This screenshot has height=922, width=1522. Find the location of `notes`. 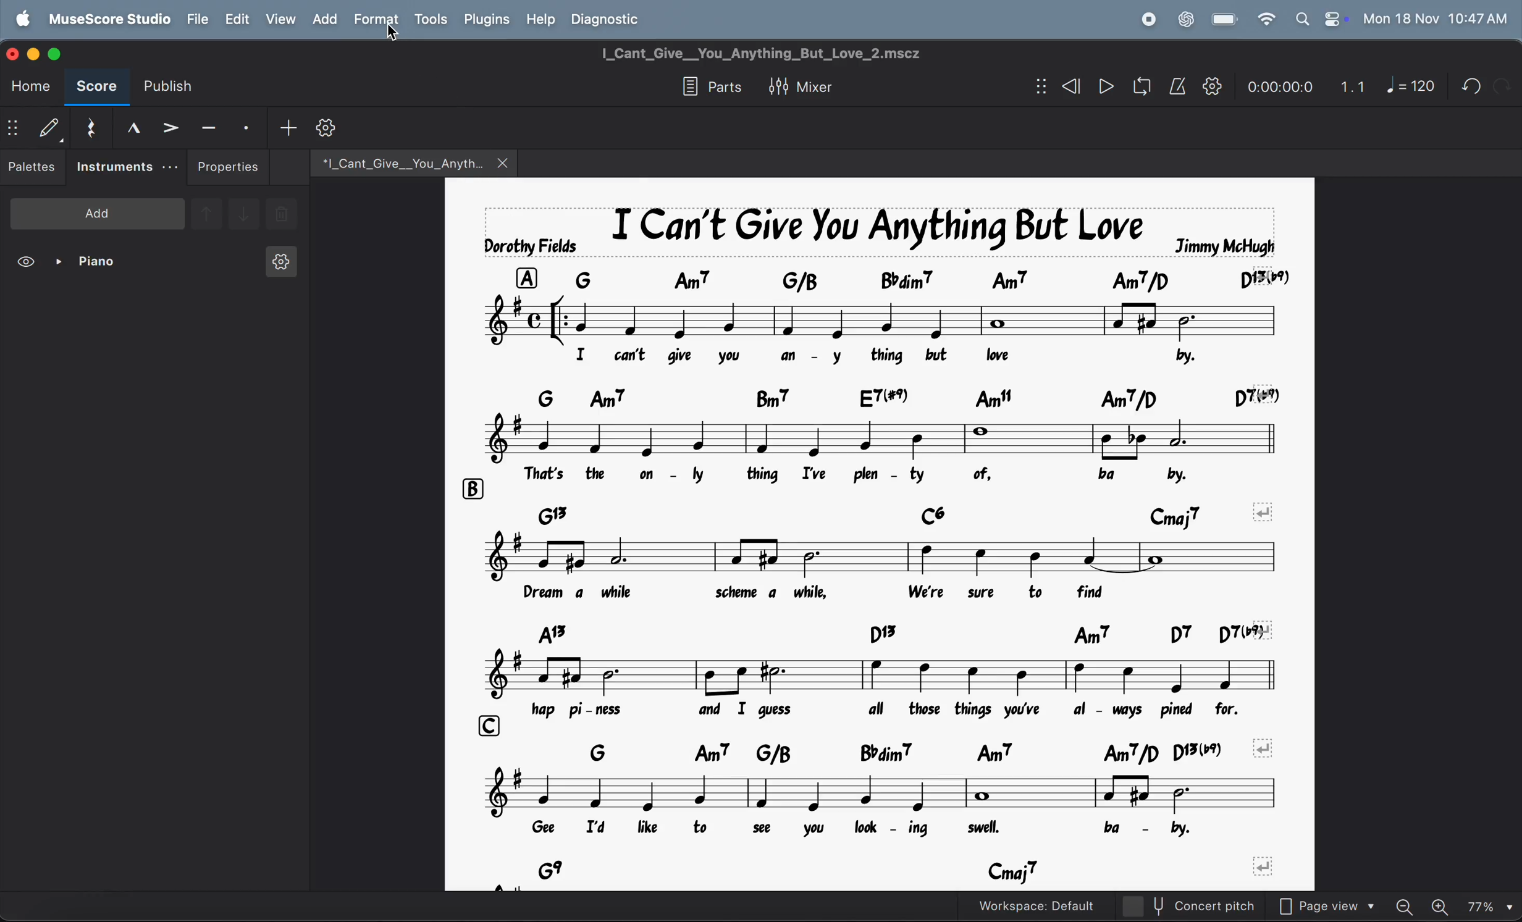

notes is located at coordinates (802, 438).